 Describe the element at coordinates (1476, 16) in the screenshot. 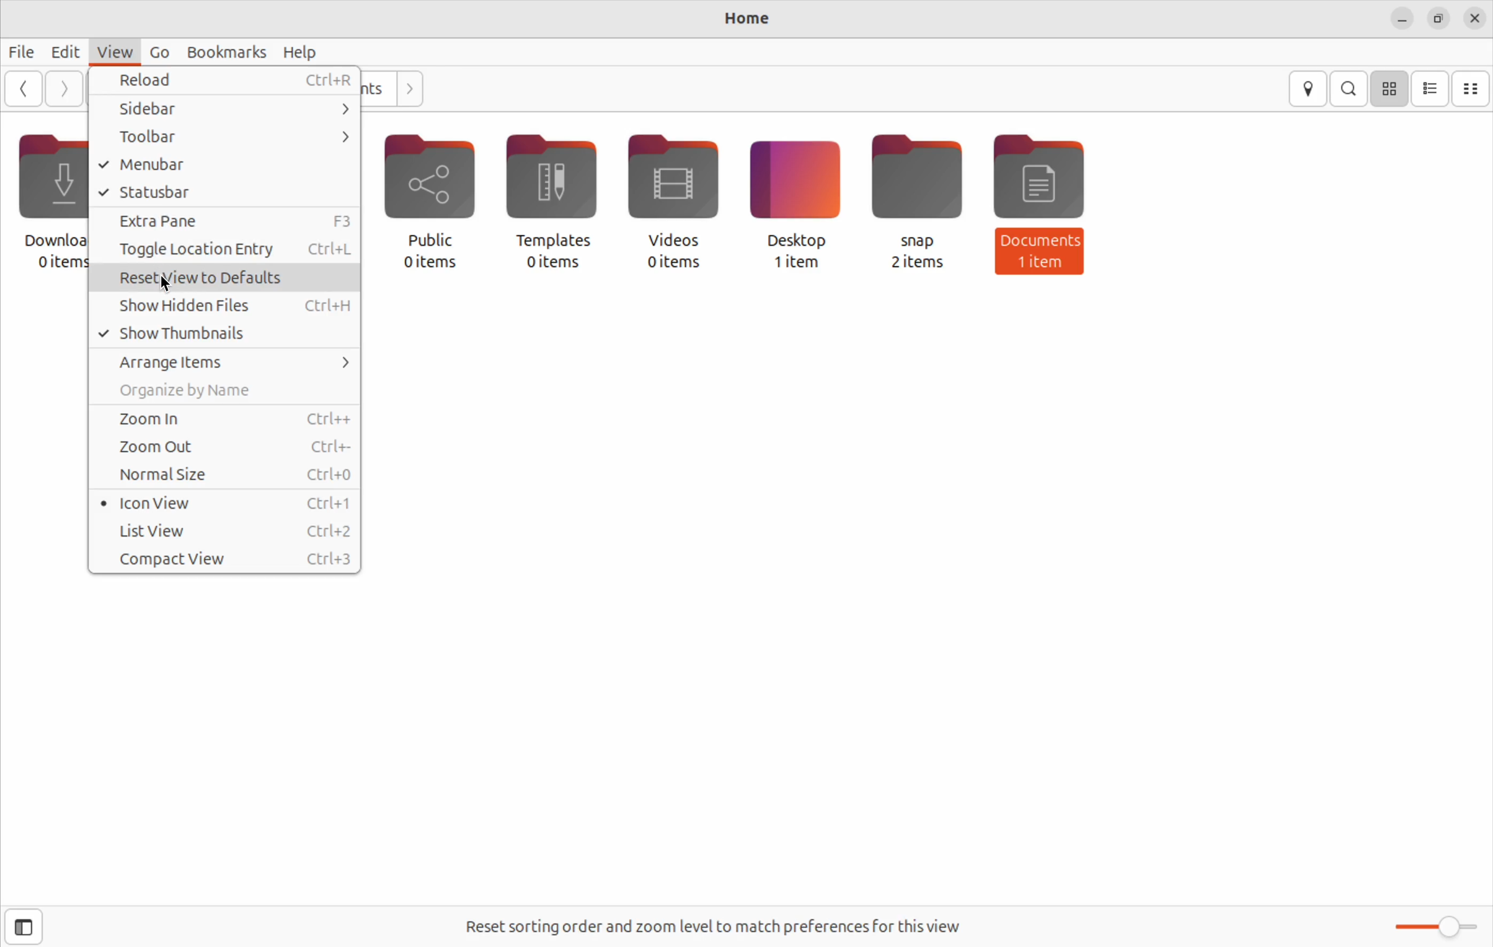

I see `close` at that location.